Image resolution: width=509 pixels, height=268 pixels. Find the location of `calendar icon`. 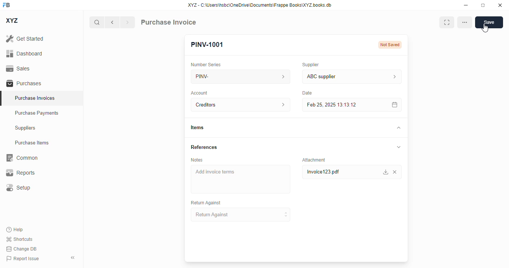

calendar icon is located at coordinates (393, 105).